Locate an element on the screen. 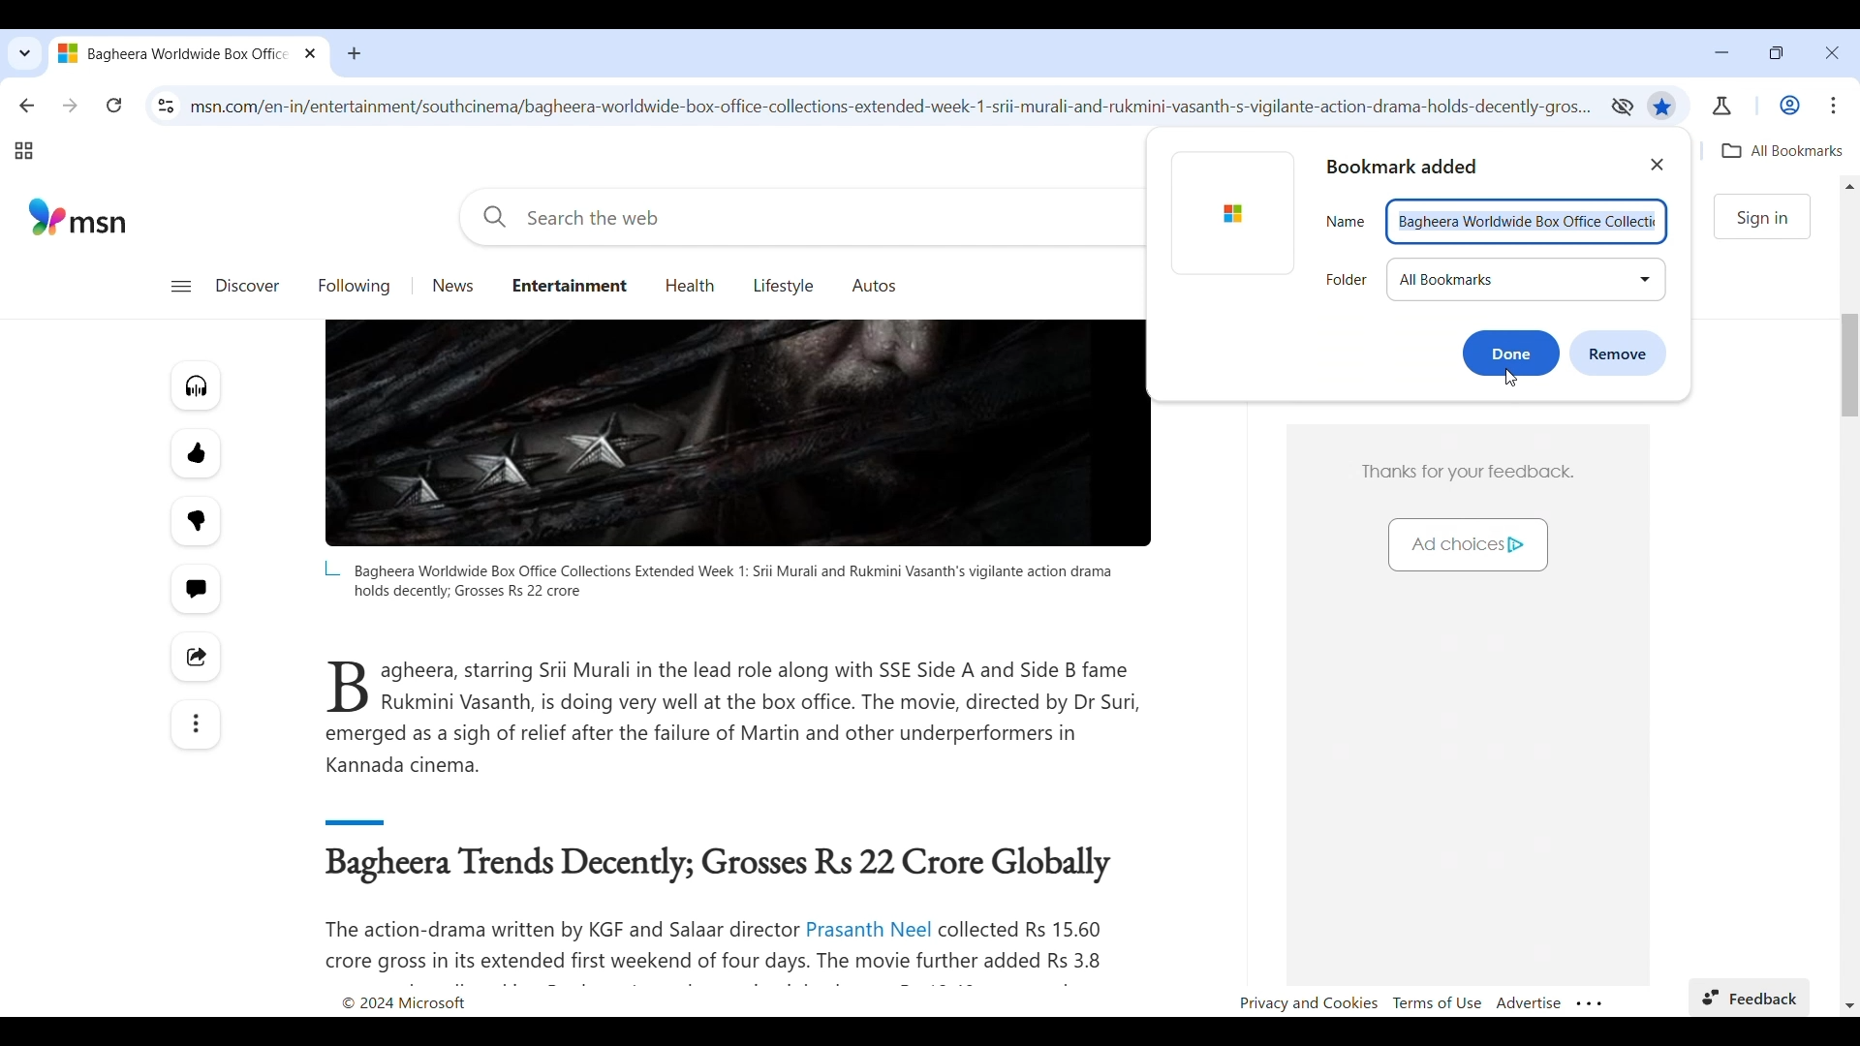 This screenshot has width=1860, height=1046. copyright 2024 microsoft is located at coordinates (427, 1000).